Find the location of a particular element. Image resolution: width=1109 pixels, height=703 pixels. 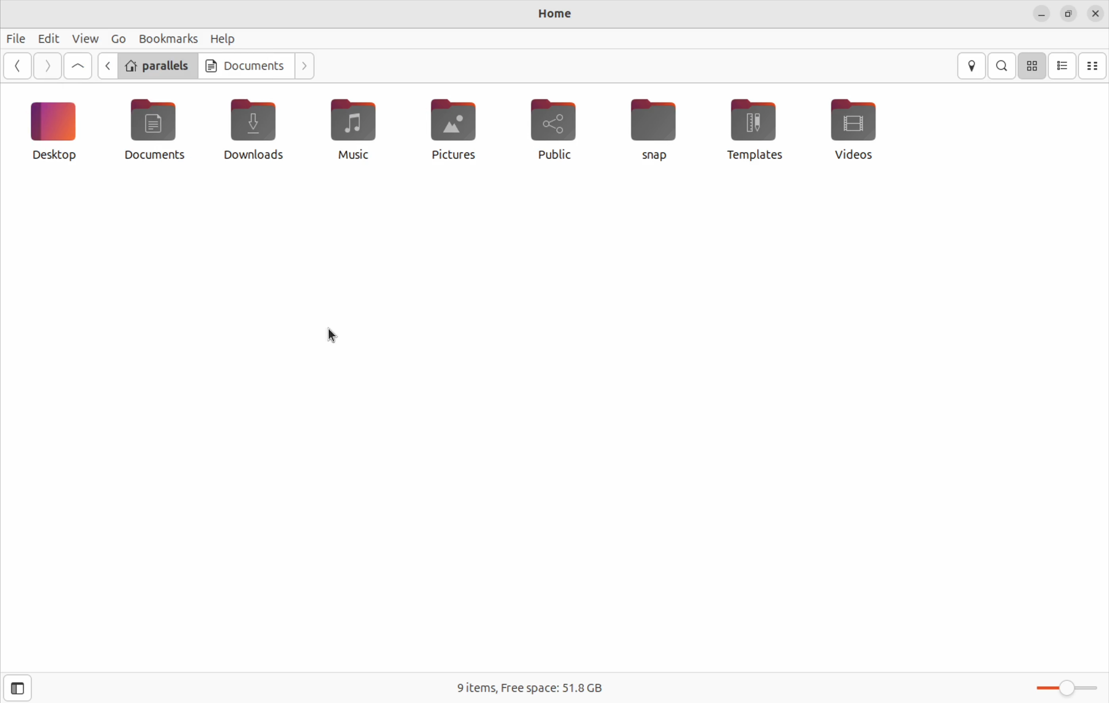

Home is located at coordinates (555, 15).